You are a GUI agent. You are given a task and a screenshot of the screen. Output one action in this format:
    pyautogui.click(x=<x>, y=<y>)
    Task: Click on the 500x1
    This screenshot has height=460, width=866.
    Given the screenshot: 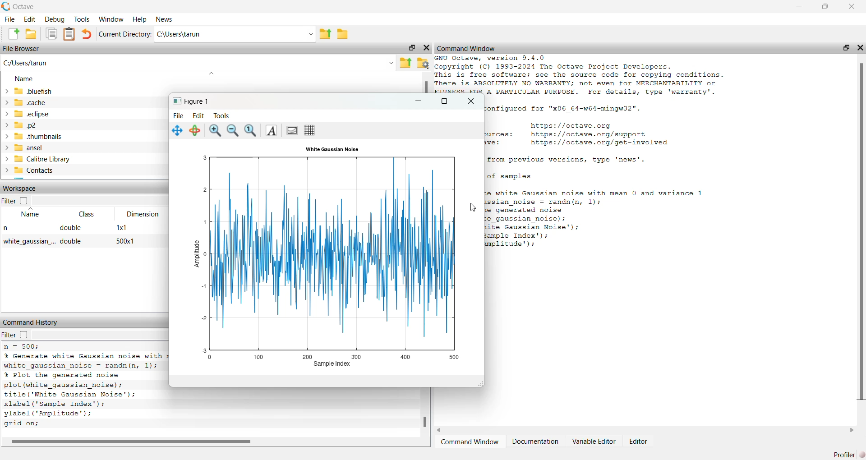 What is the action you would take?
    pyautogui.click(x=126, y=241)
    